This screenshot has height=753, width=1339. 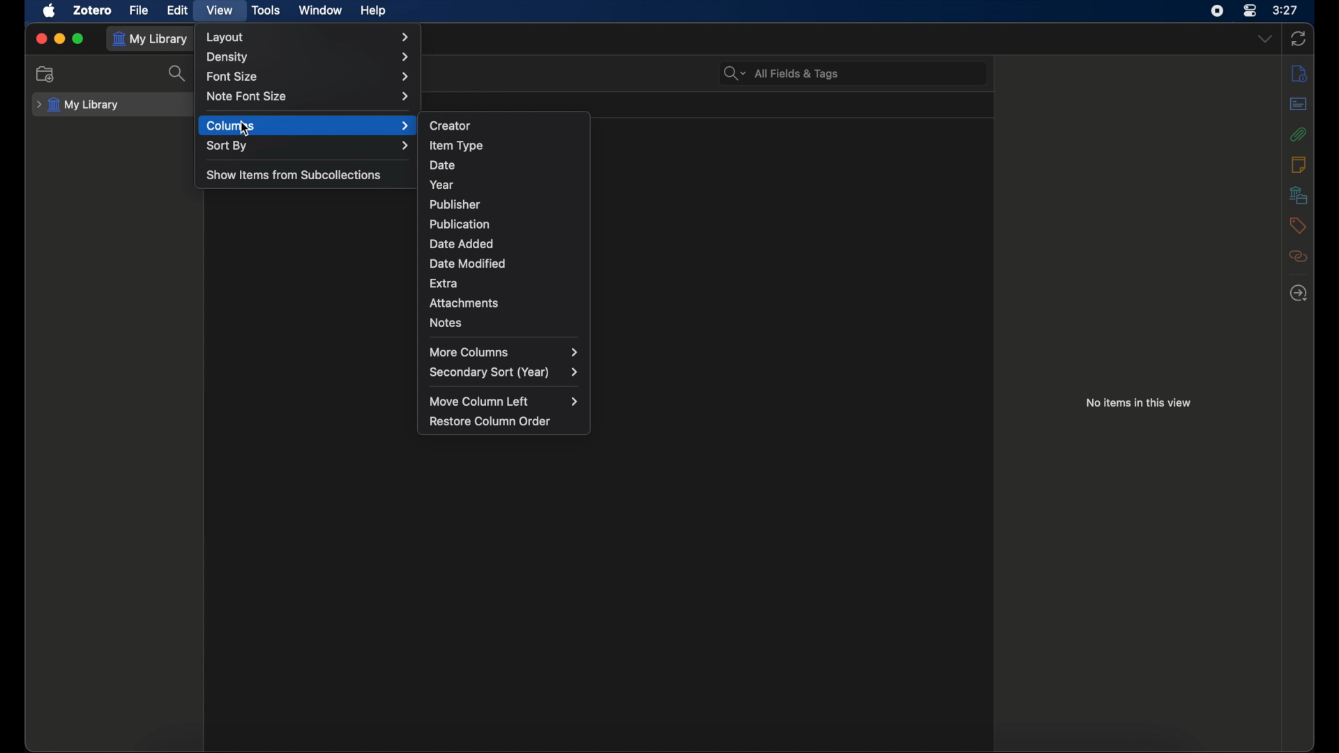 What do you see at coordinates (308, 146) in the screenshot?
I see `sort by` at bounding box center [308, 146].